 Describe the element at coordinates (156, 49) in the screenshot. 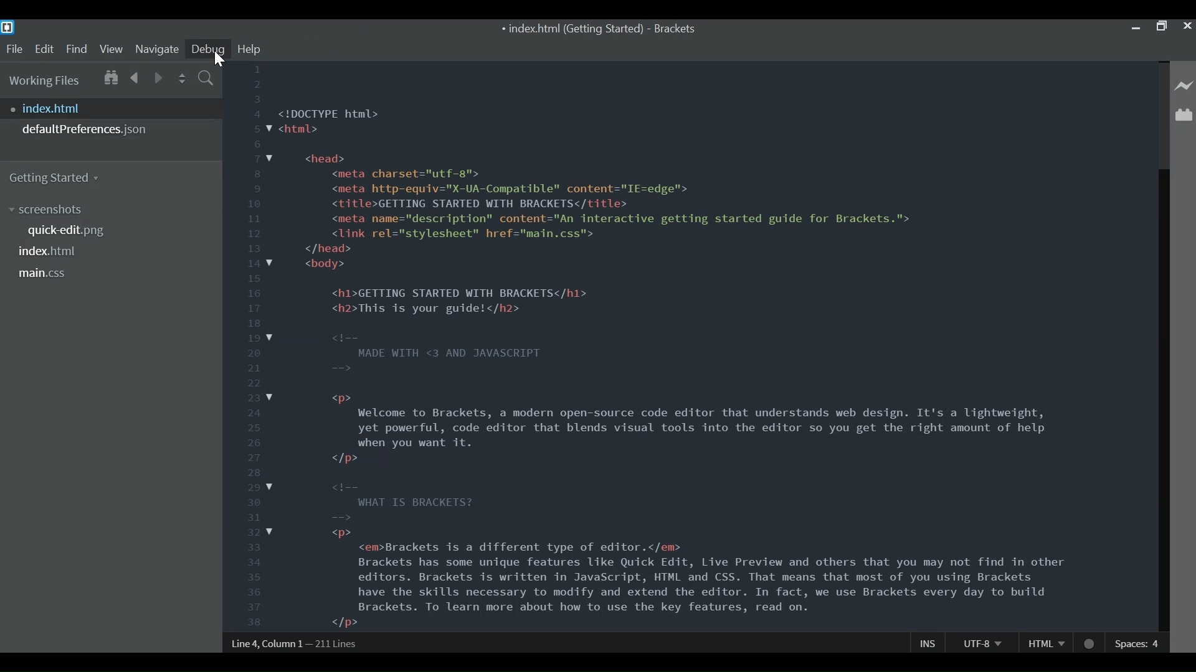

I see `Navigate` at that location.